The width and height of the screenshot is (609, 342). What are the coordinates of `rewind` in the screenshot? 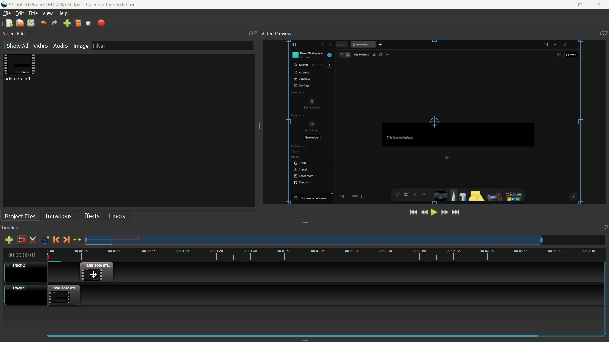 It's located at (423, 212).